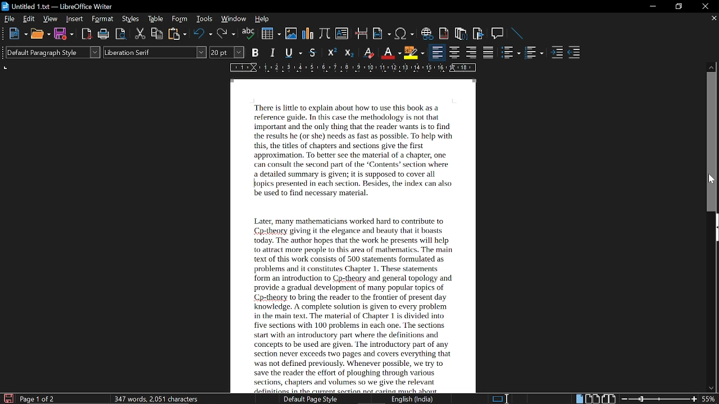 Image resolution: width=719 pixels, height=404 pixels. I want to click on open, so click(40, 34).